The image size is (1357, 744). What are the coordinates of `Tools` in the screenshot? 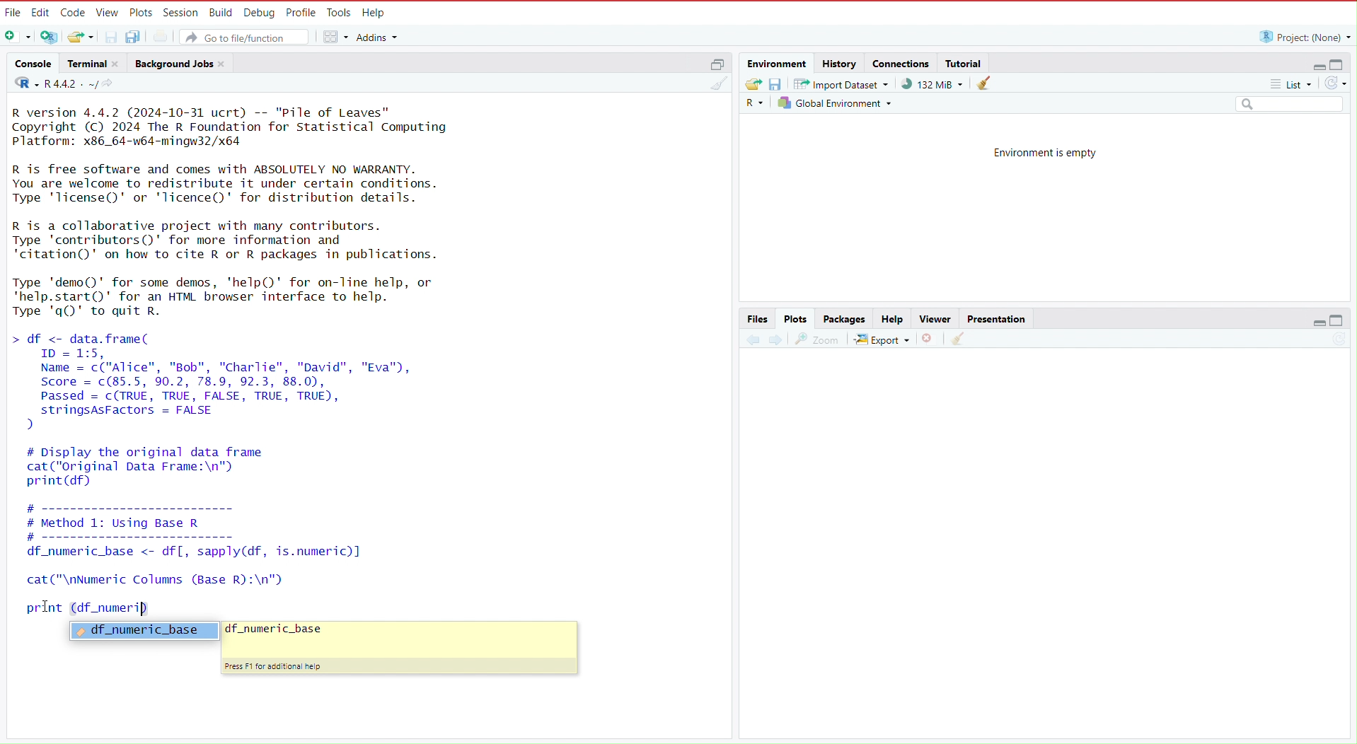 It's located at (340, 12).